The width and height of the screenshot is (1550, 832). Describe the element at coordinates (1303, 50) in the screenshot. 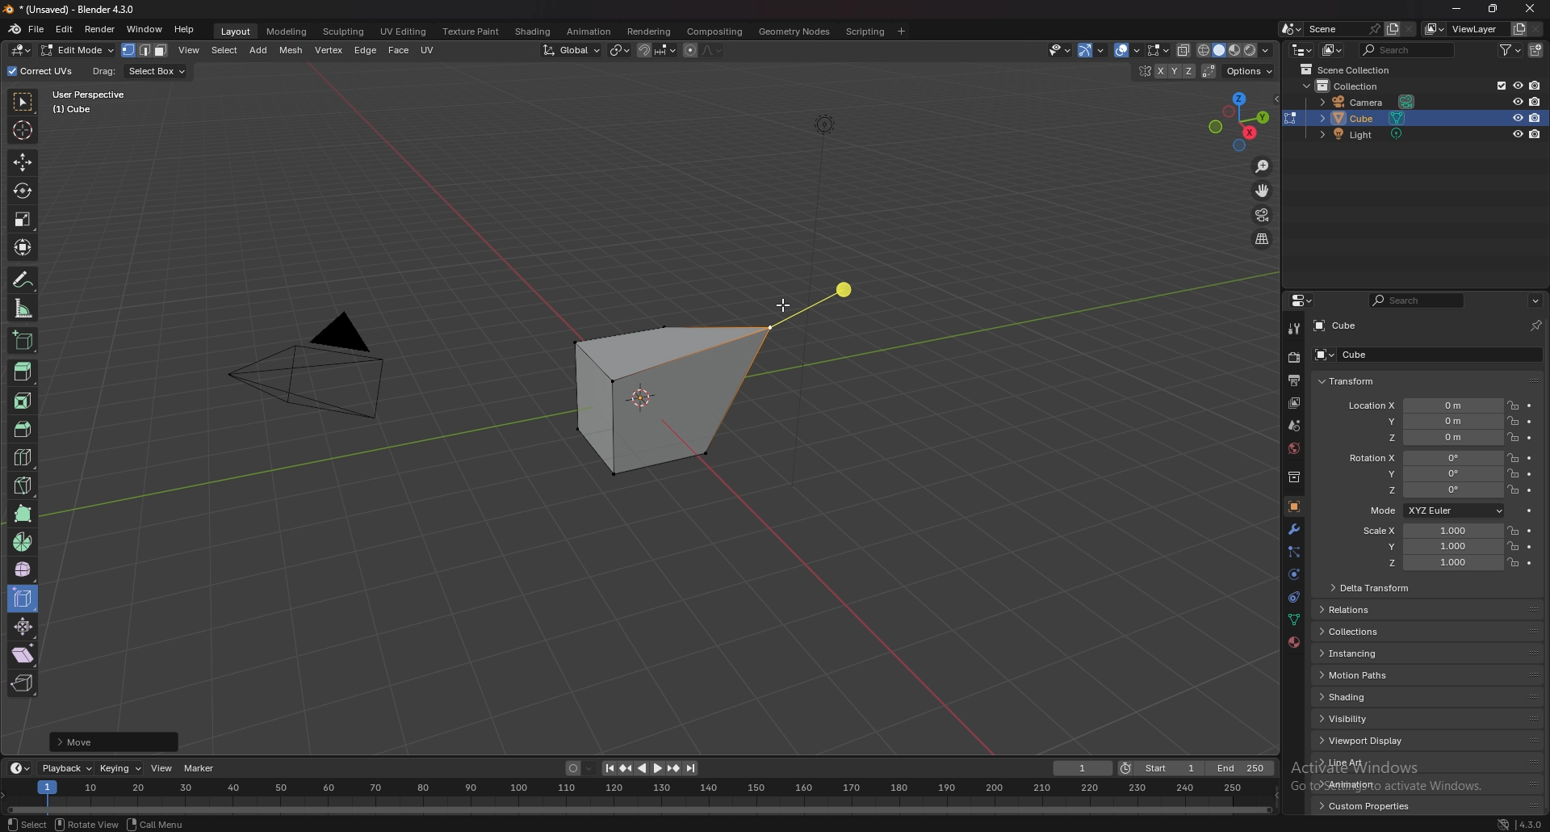

I see `editor type` at that location.